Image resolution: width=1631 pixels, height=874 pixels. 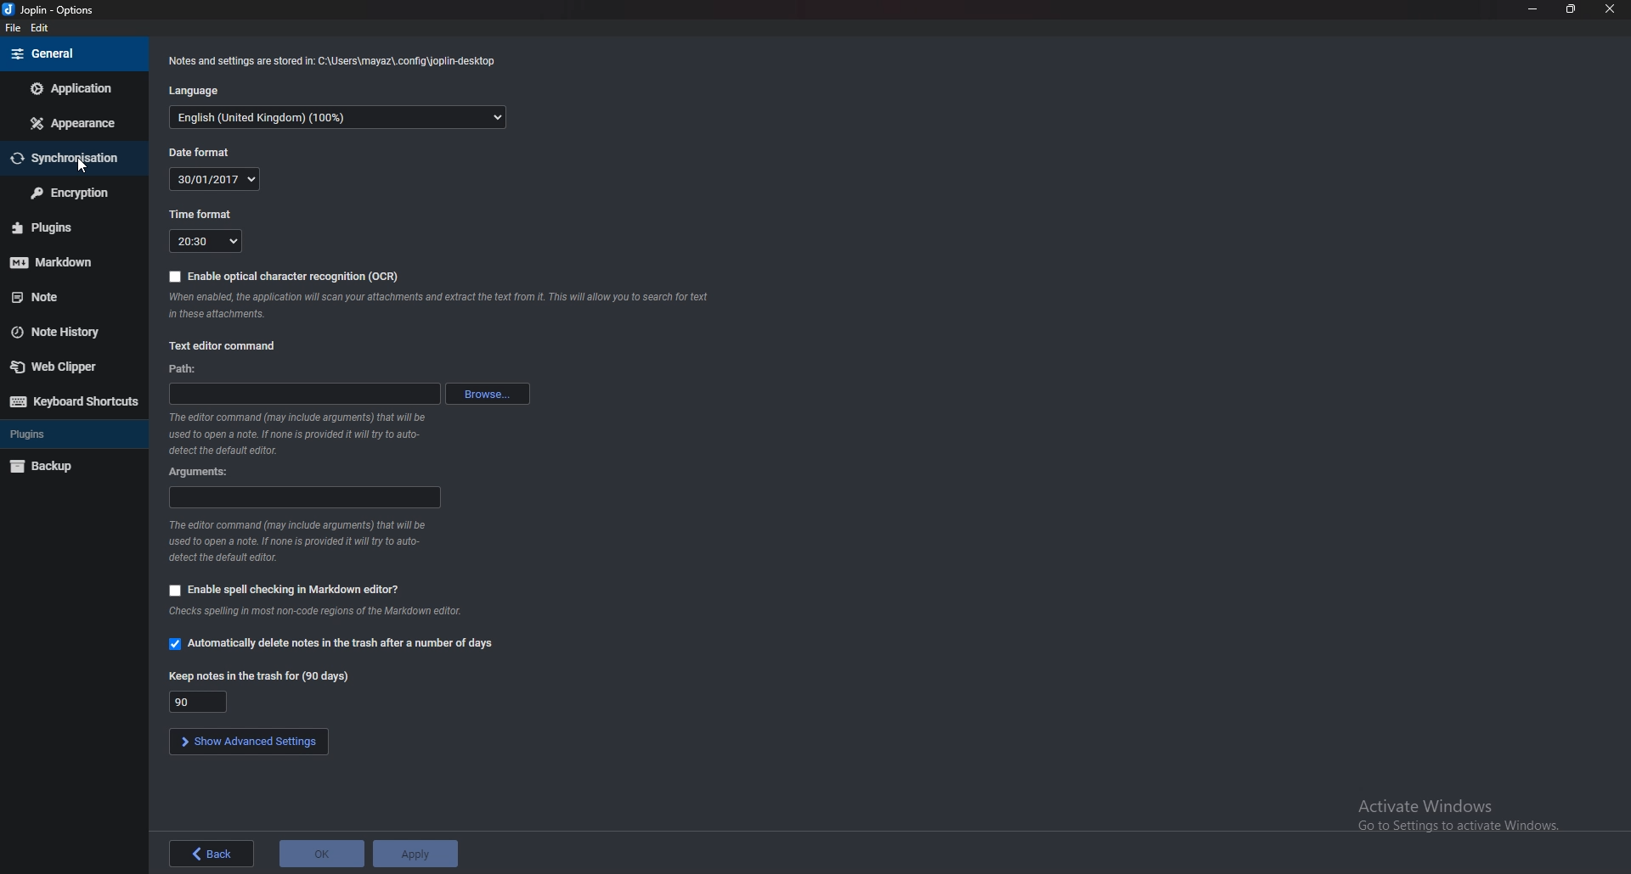 I want to click on automatically delete notes, so click(x=333, y=646).